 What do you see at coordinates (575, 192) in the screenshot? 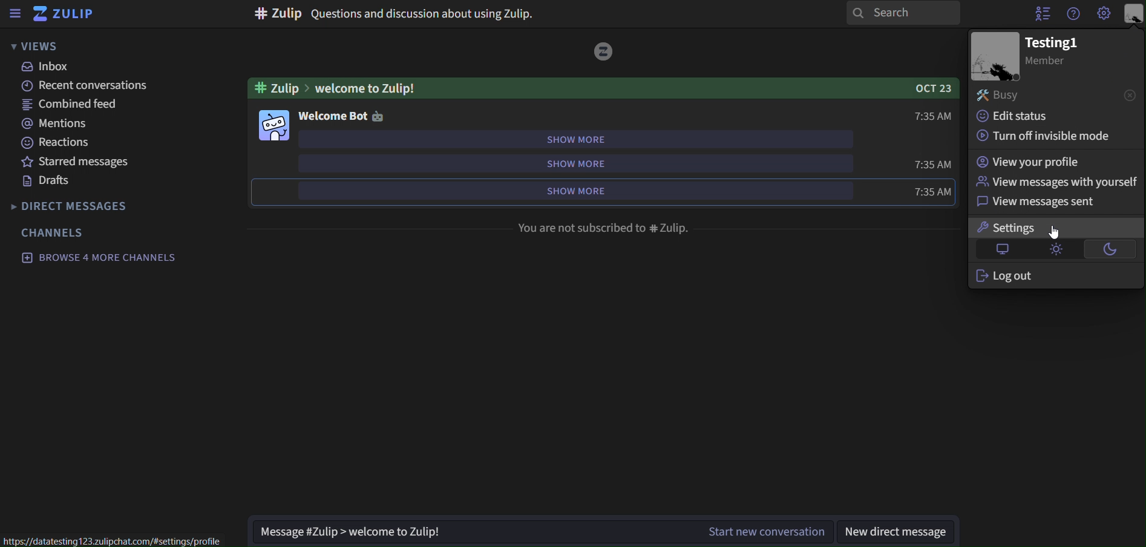
I see `show more` at bounding box center [575, 192].